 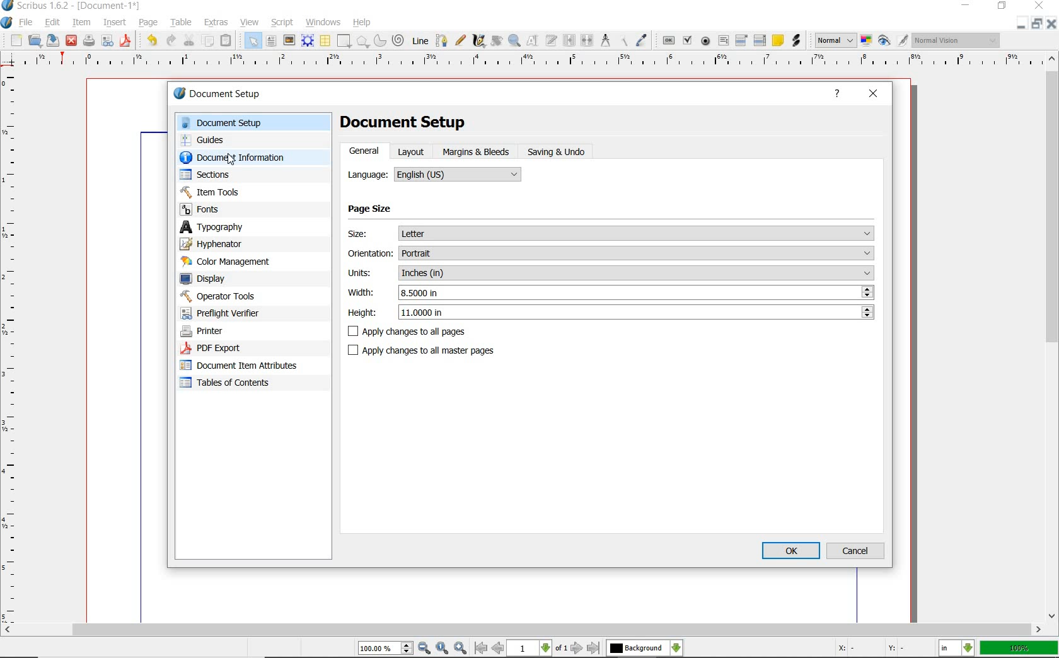 What do you see at coordinates (271, 41) in the screenshot?
I see `text frame` at bounding box center [271, 41].